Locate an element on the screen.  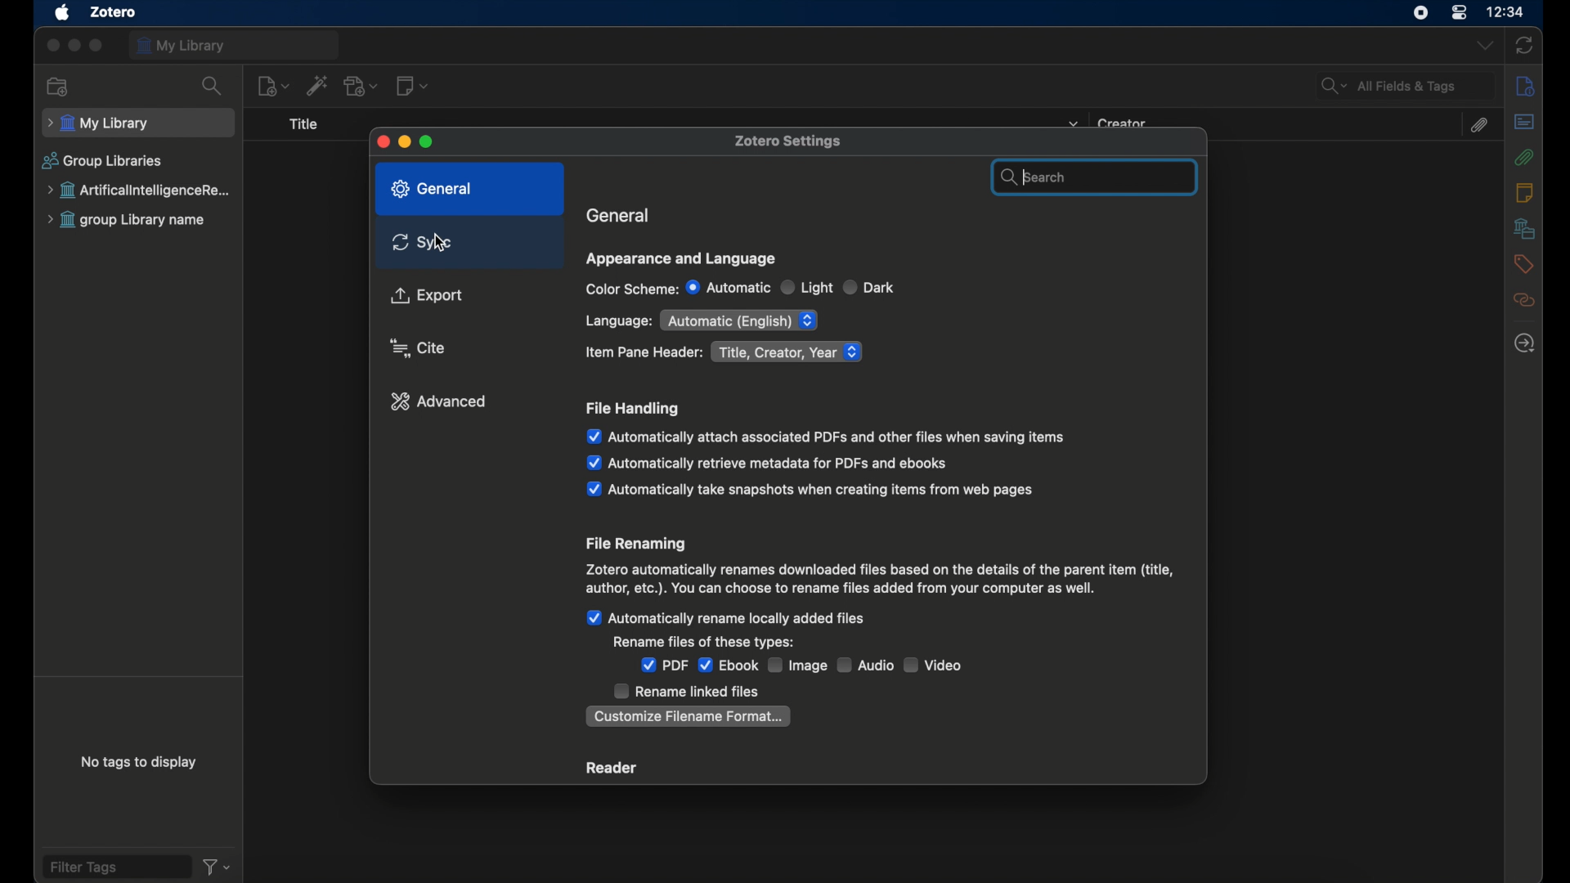
attachments is located at coordinates (1481, 125).